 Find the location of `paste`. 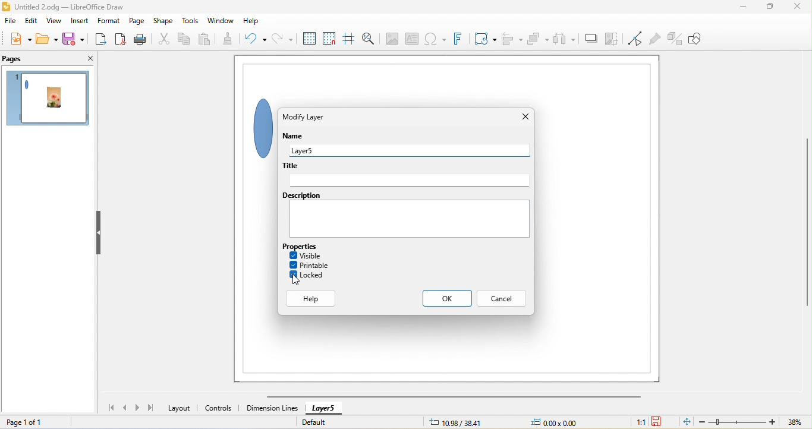

paste is located at coordinates (207, 37).